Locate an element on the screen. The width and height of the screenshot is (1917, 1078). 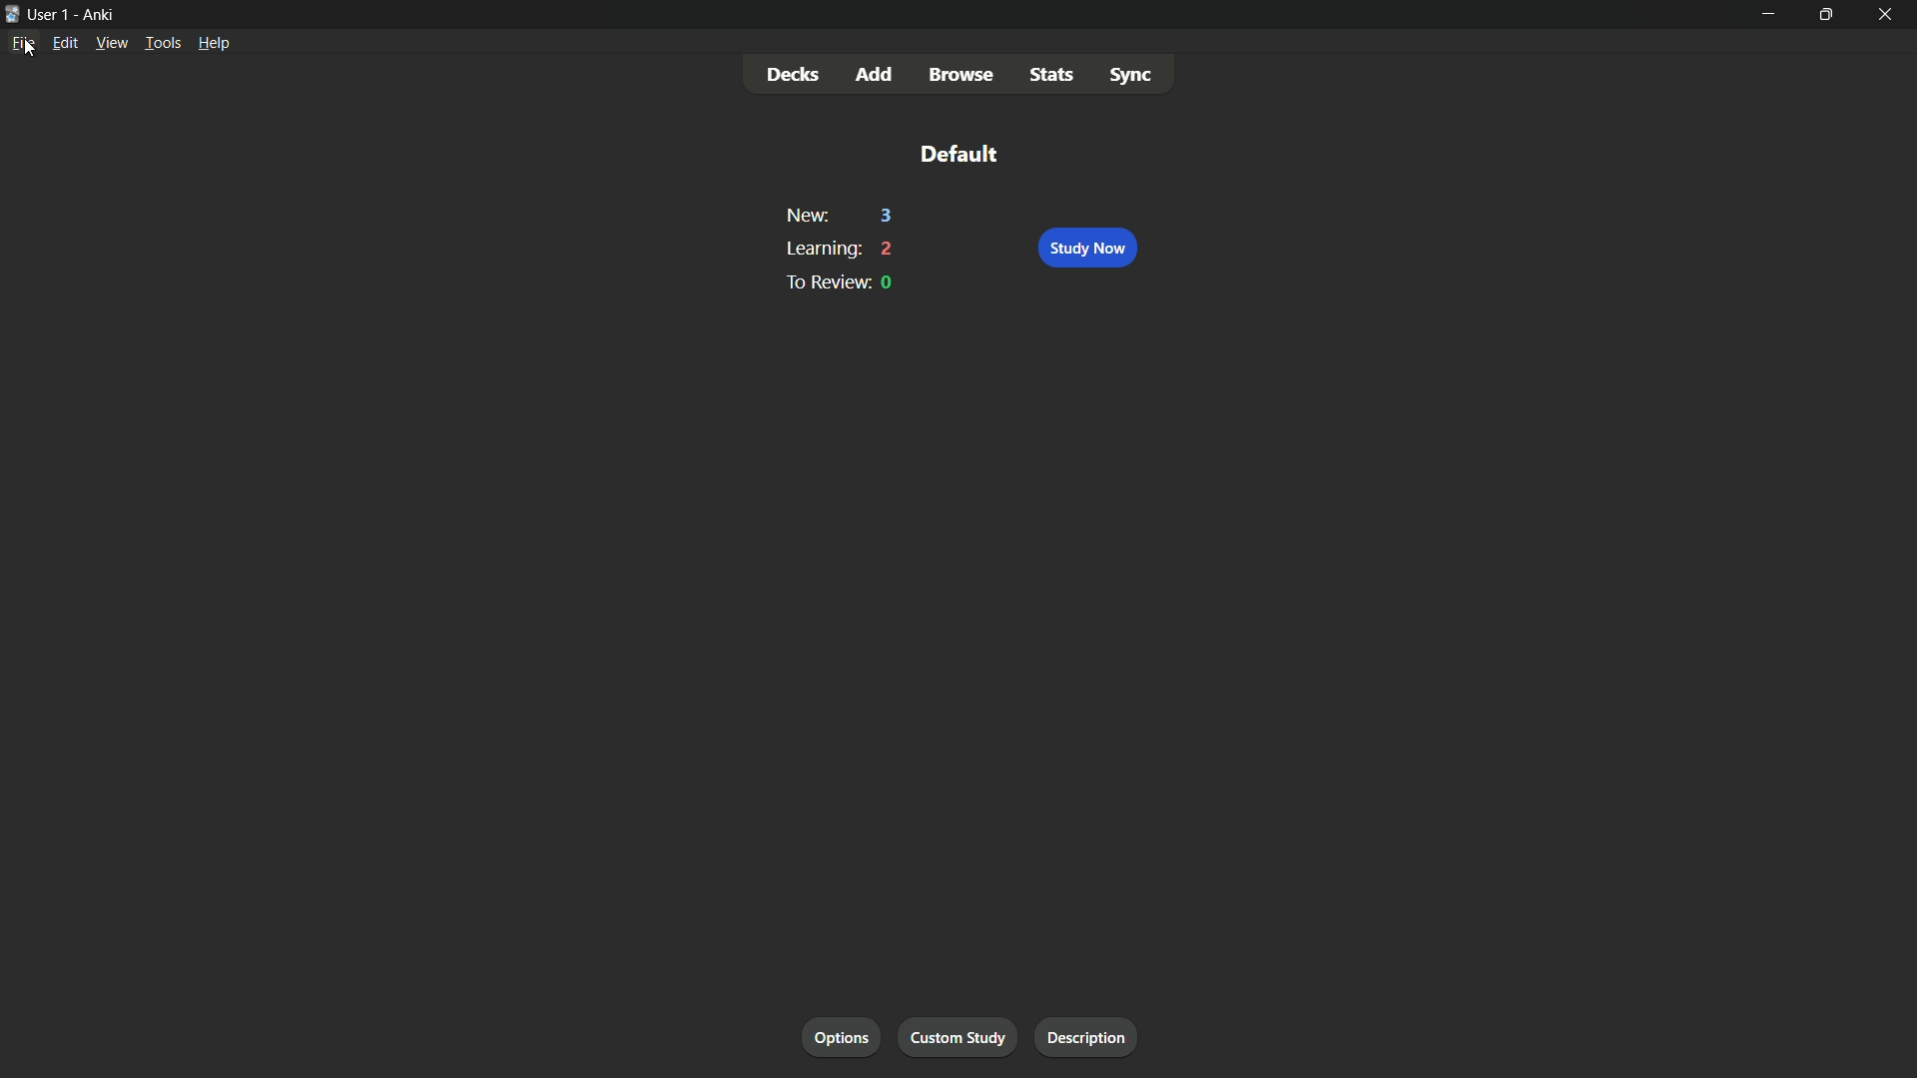
app name is located at coordinates (100, 13).